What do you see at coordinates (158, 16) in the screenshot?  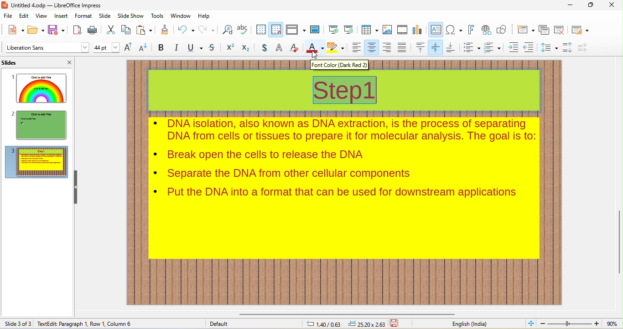 I see `tools` at bounding box center [158, 16].